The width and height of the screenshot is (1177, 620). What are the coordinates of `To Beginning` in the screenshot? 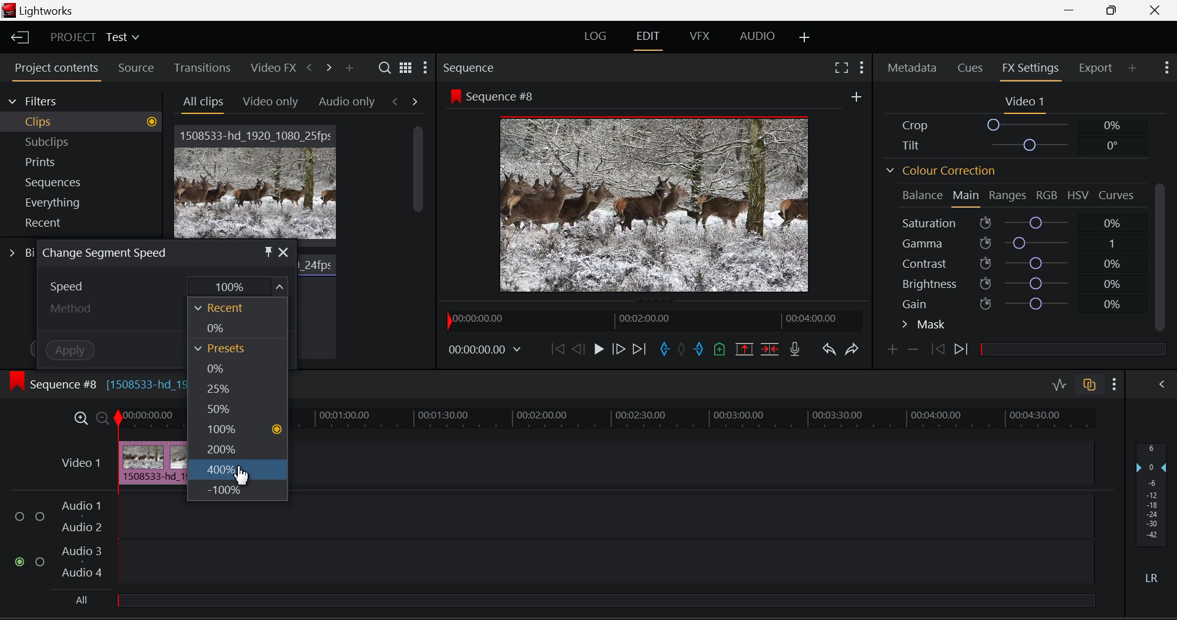 It's located at (556, 350).